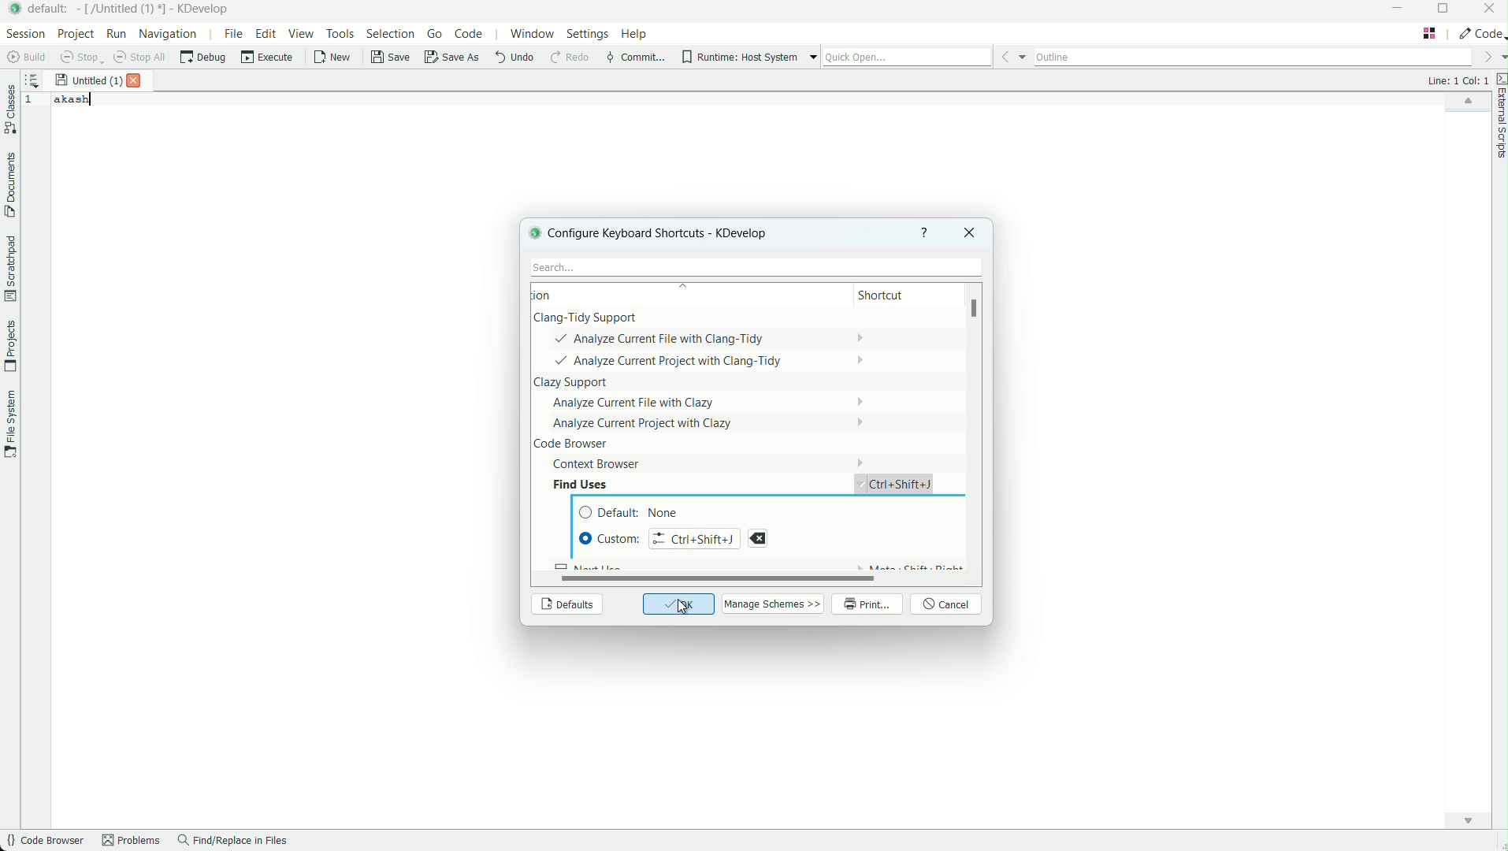 This screenshot has height=851, width=1508. I want to click on execute, so click(268, 58).